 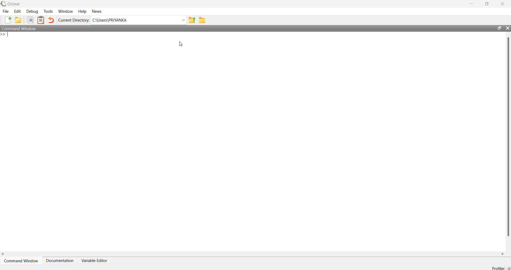 I want to click on add, so click(x=8, y=20).